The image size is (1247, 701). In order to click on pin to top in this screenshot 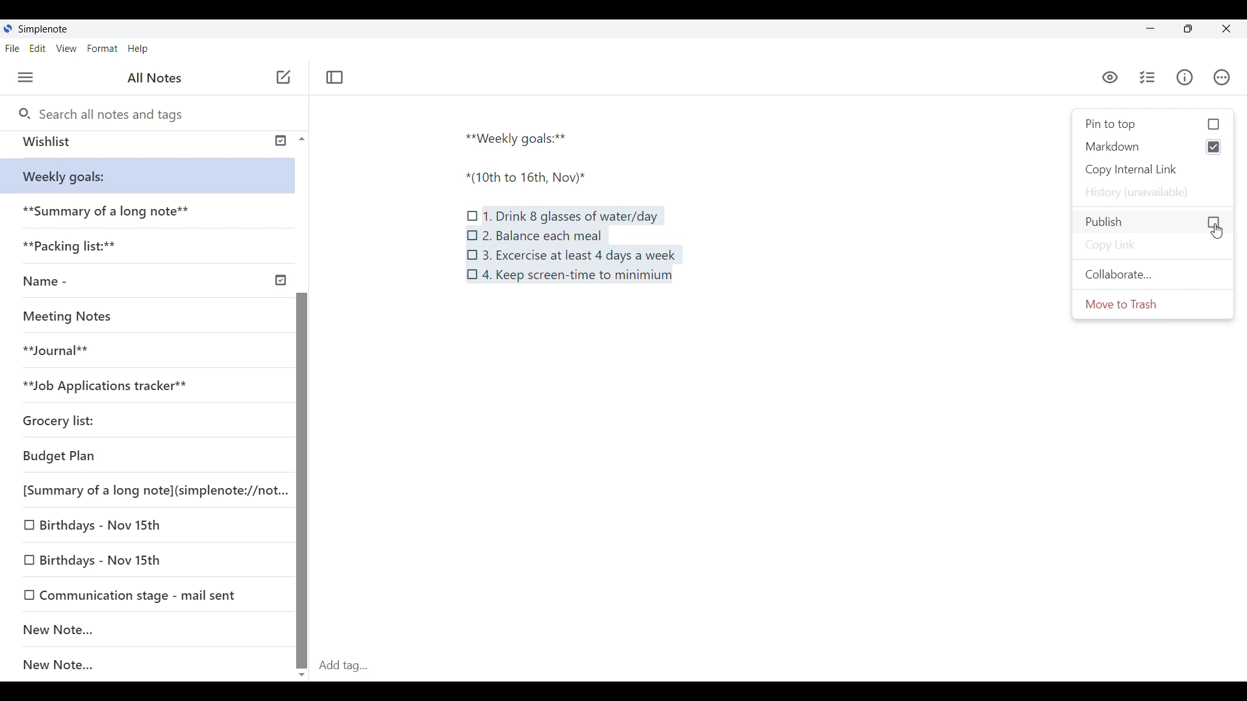, I will do `click(1152, 124)`.